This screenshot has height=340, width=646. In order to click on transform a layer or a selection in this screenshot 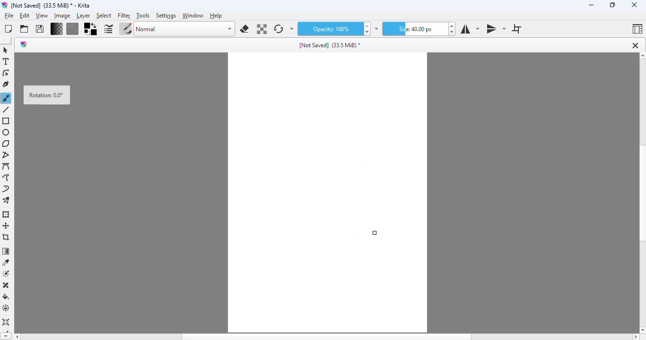, I will do `click(6, 214)`.